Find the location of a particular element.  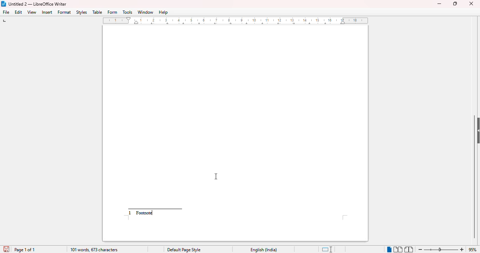

vertical scroll bar is located at coordinates (475, 176).